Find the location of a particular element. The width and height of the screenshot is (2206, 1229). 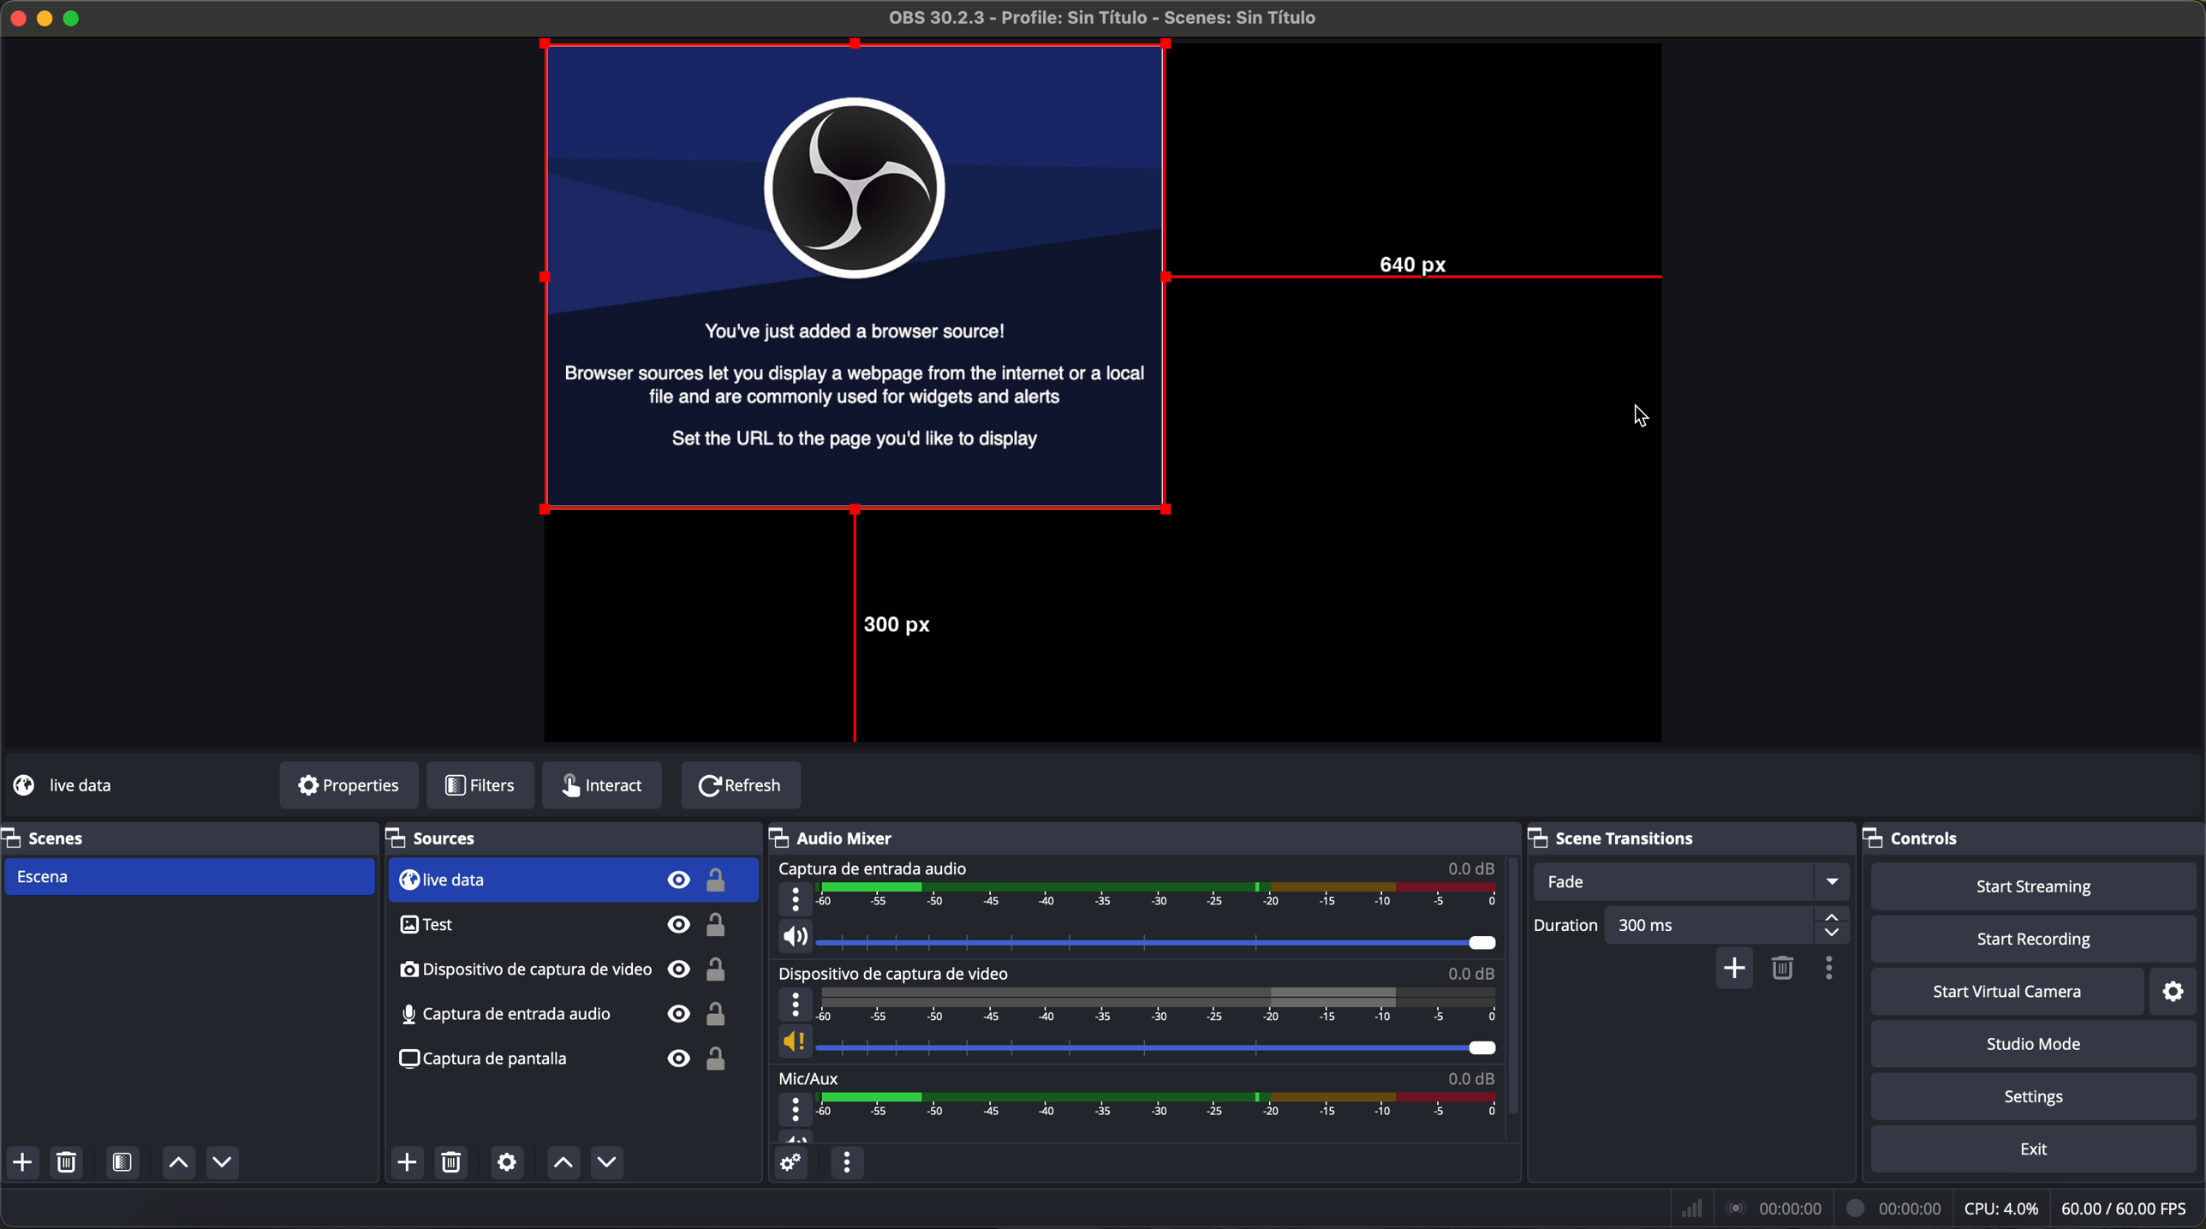

screenshot is located at coordinates (556, 1060).